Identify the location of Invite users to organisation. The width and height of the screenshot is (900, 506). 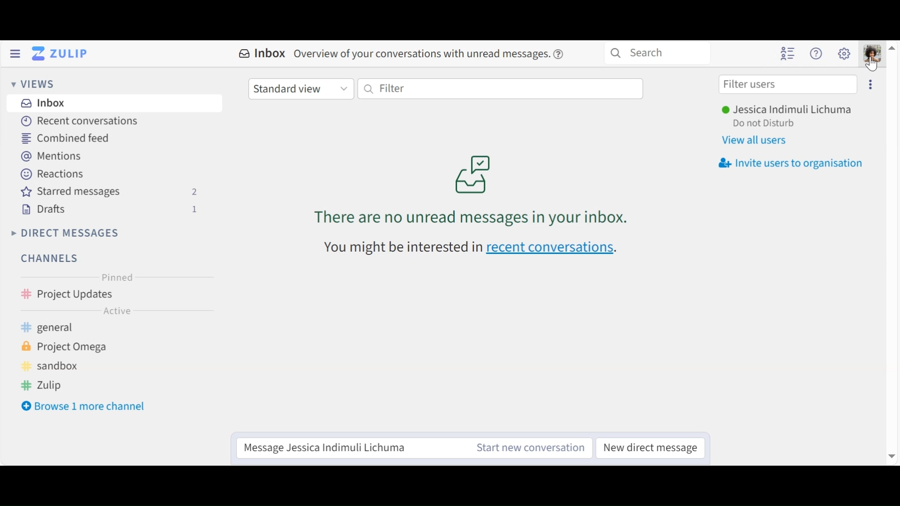
(791, 164).